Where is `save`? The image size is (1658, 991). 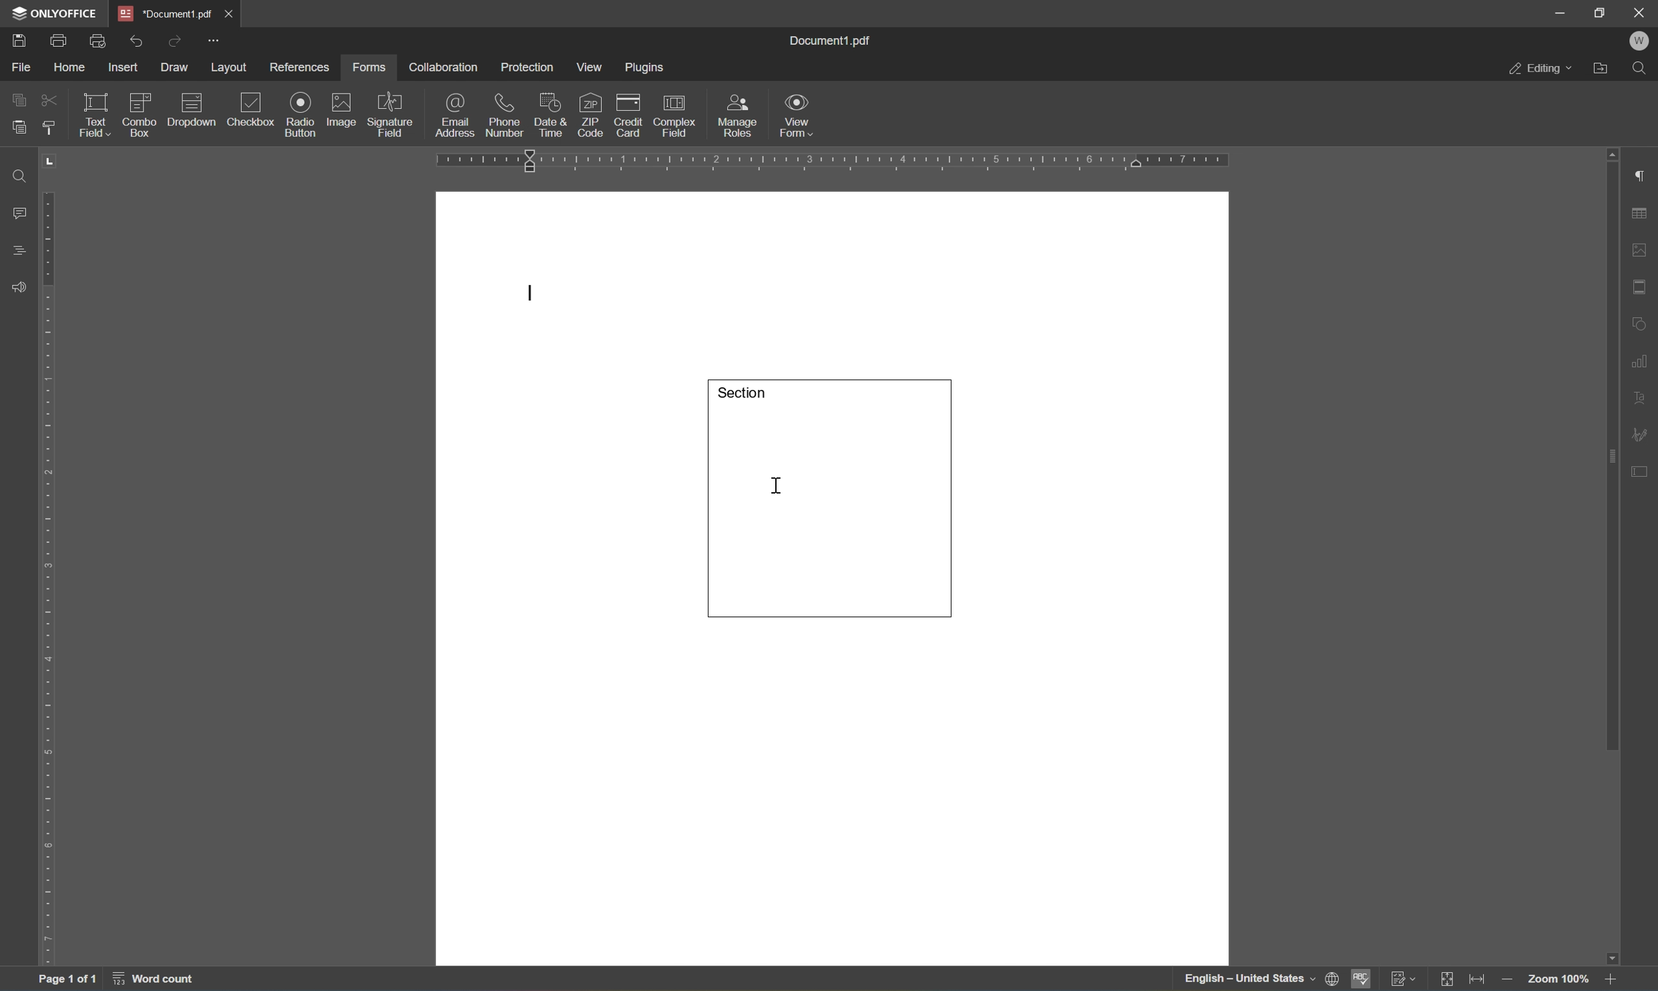
save is located at coordinates (25, 40).